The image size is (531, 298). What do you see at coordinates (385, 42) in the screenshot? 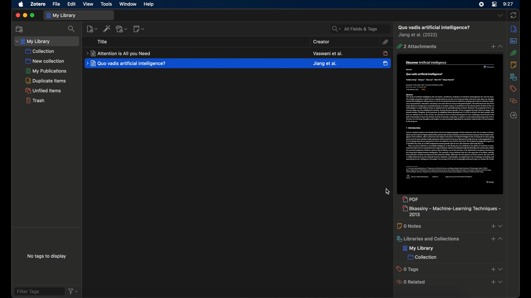
I see `attachments` at bounding box center [385, 42].